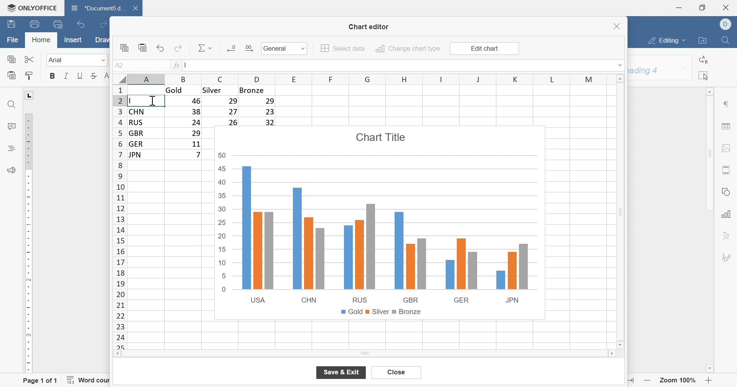 The height and width of the screenshot is (387, 737). What do you see at coordinates (11, 59) in the screenshot?
I see `copy` at bounding box center [11, 59].